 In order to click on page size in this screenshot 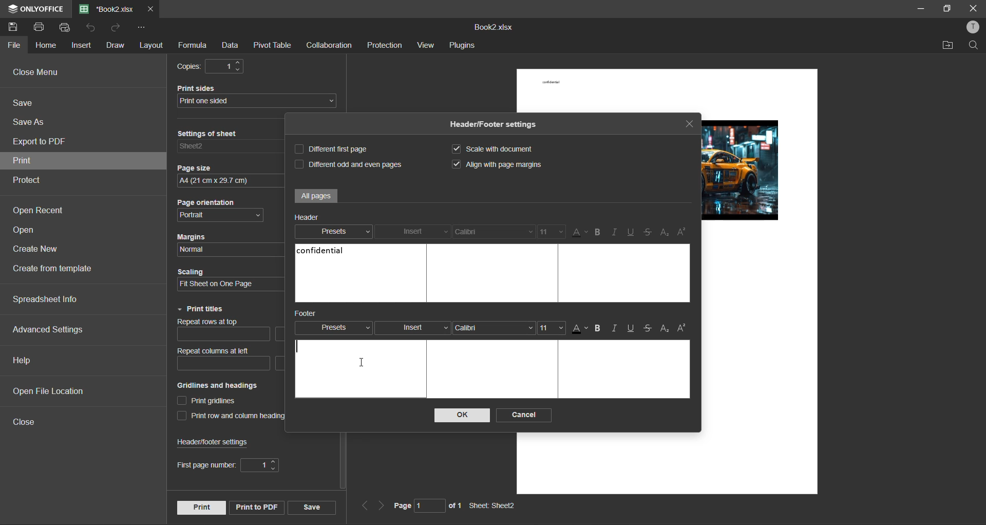, I will do `click(229, 181)`.